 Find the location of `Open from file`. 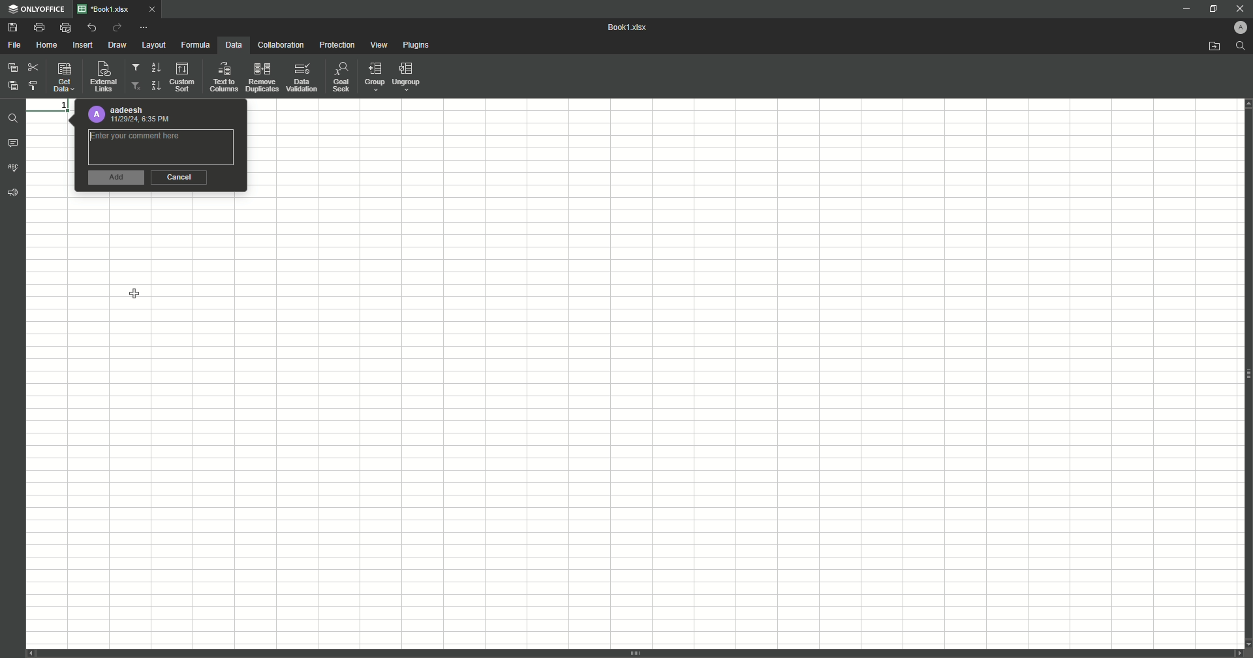

Open from file is located at coordinates (1208, 47).